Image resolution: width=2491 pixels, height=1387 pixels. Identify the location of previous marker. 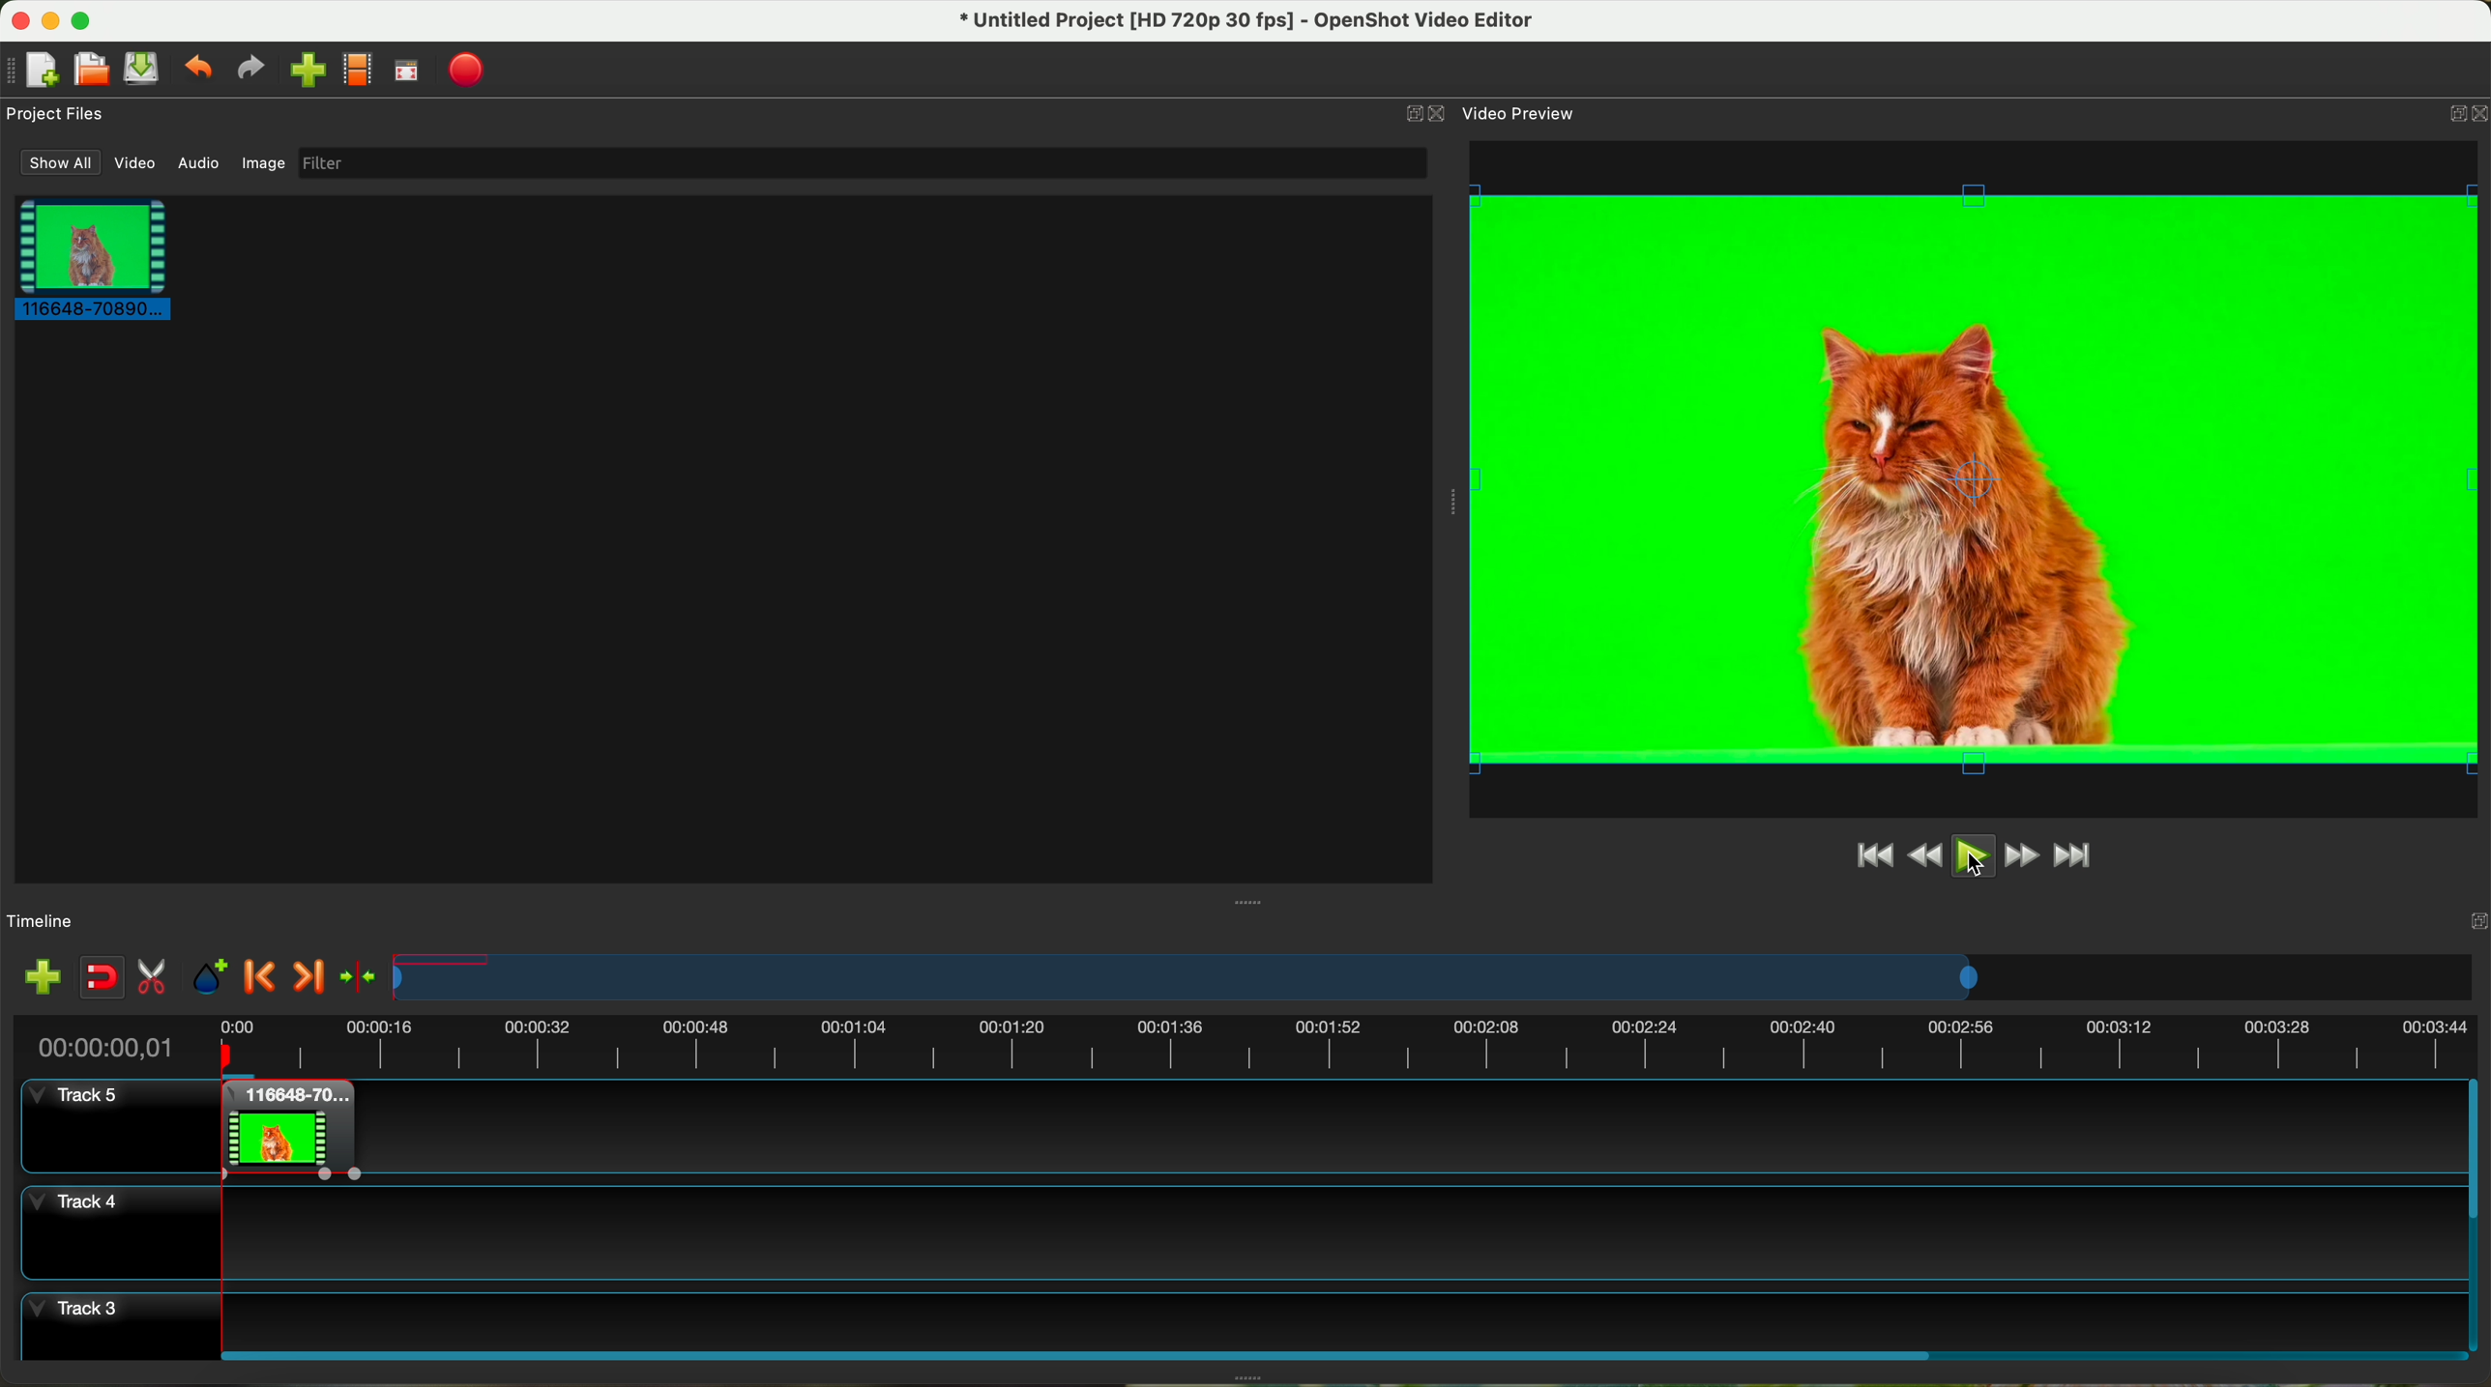
(261, 976).